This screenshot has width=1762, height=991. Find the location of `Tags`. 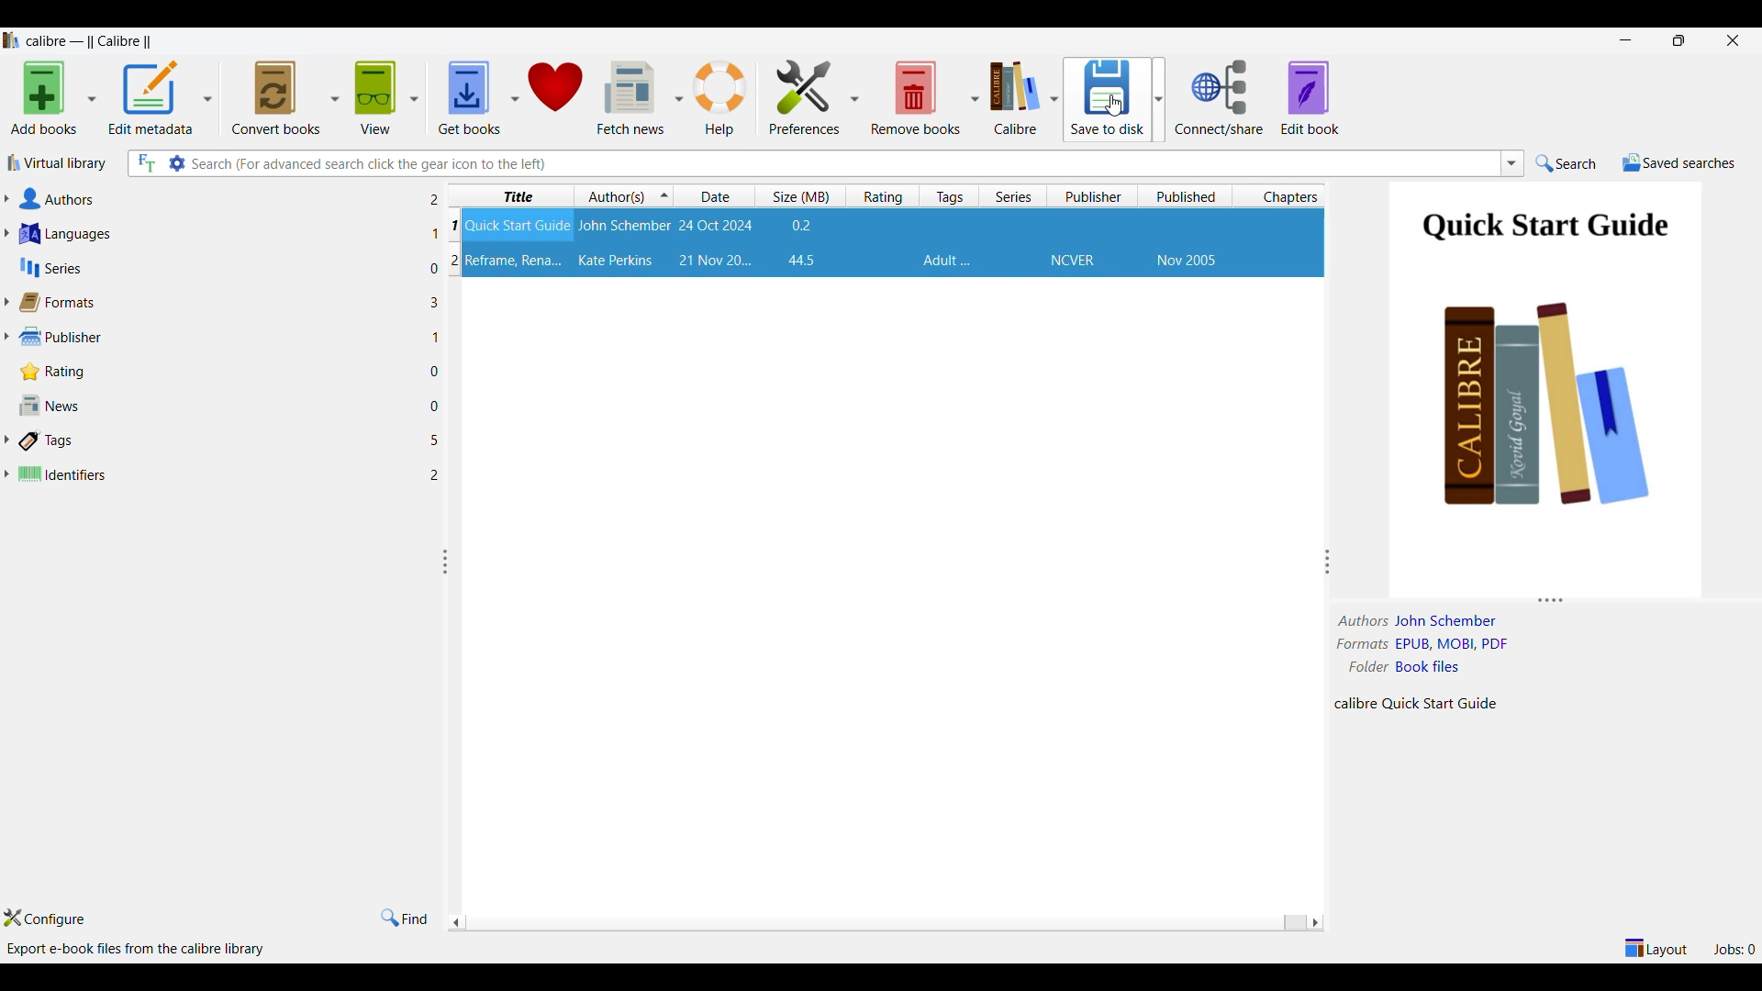

Tags is located at coordinates (211, 440).